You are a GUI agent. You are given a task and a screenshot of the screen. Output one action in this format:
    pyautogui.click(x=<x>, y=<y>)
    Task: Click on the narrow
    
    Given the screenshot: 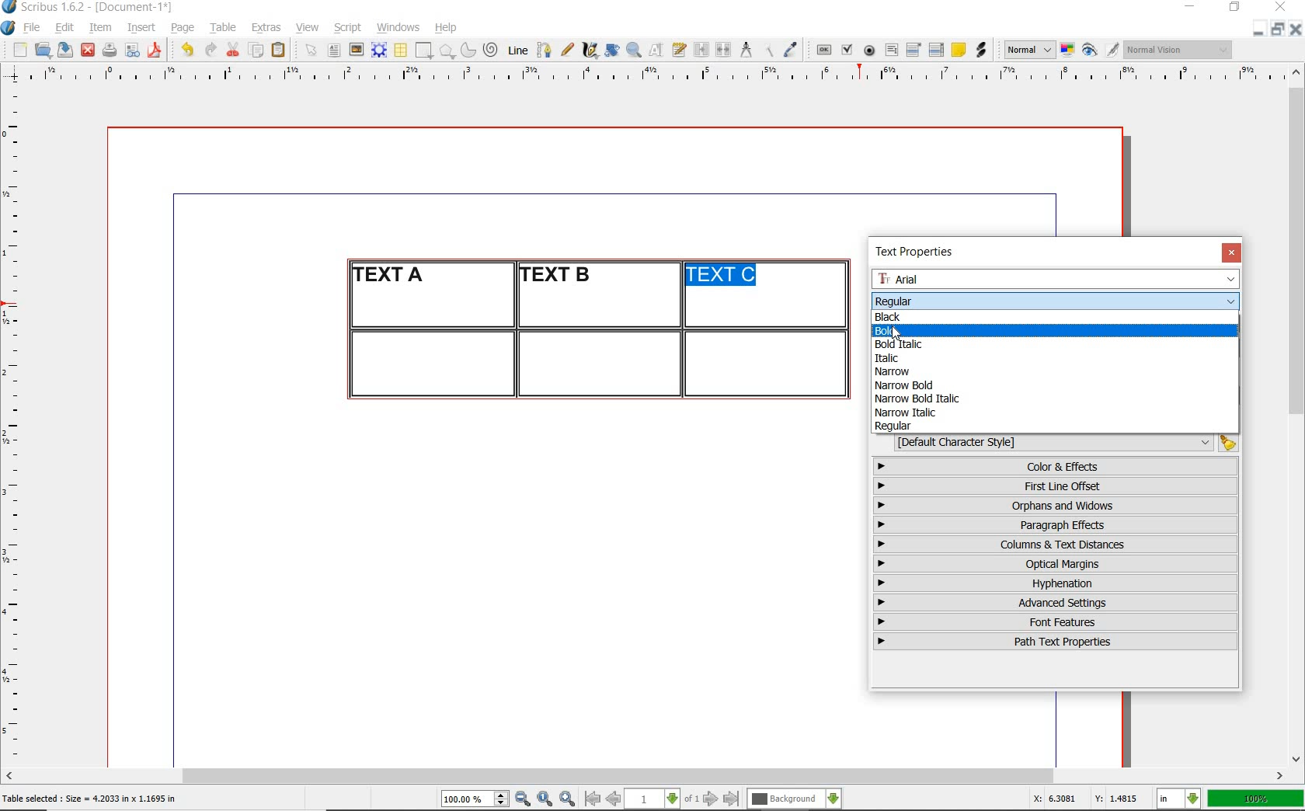 What is the action you would take?
    pyautogui.click(x=899, y=372)
    